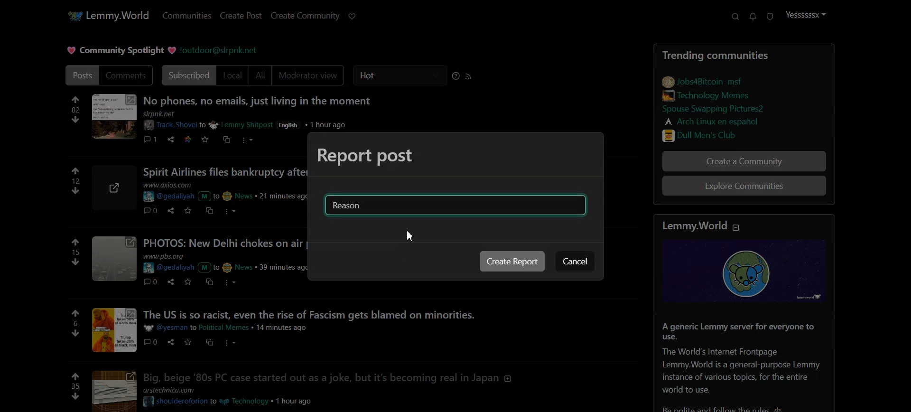 The width and height of the screenshot is (911, 412). Describe the element at coordinates (725, 110) in the screenshot. I see `link` at that location.